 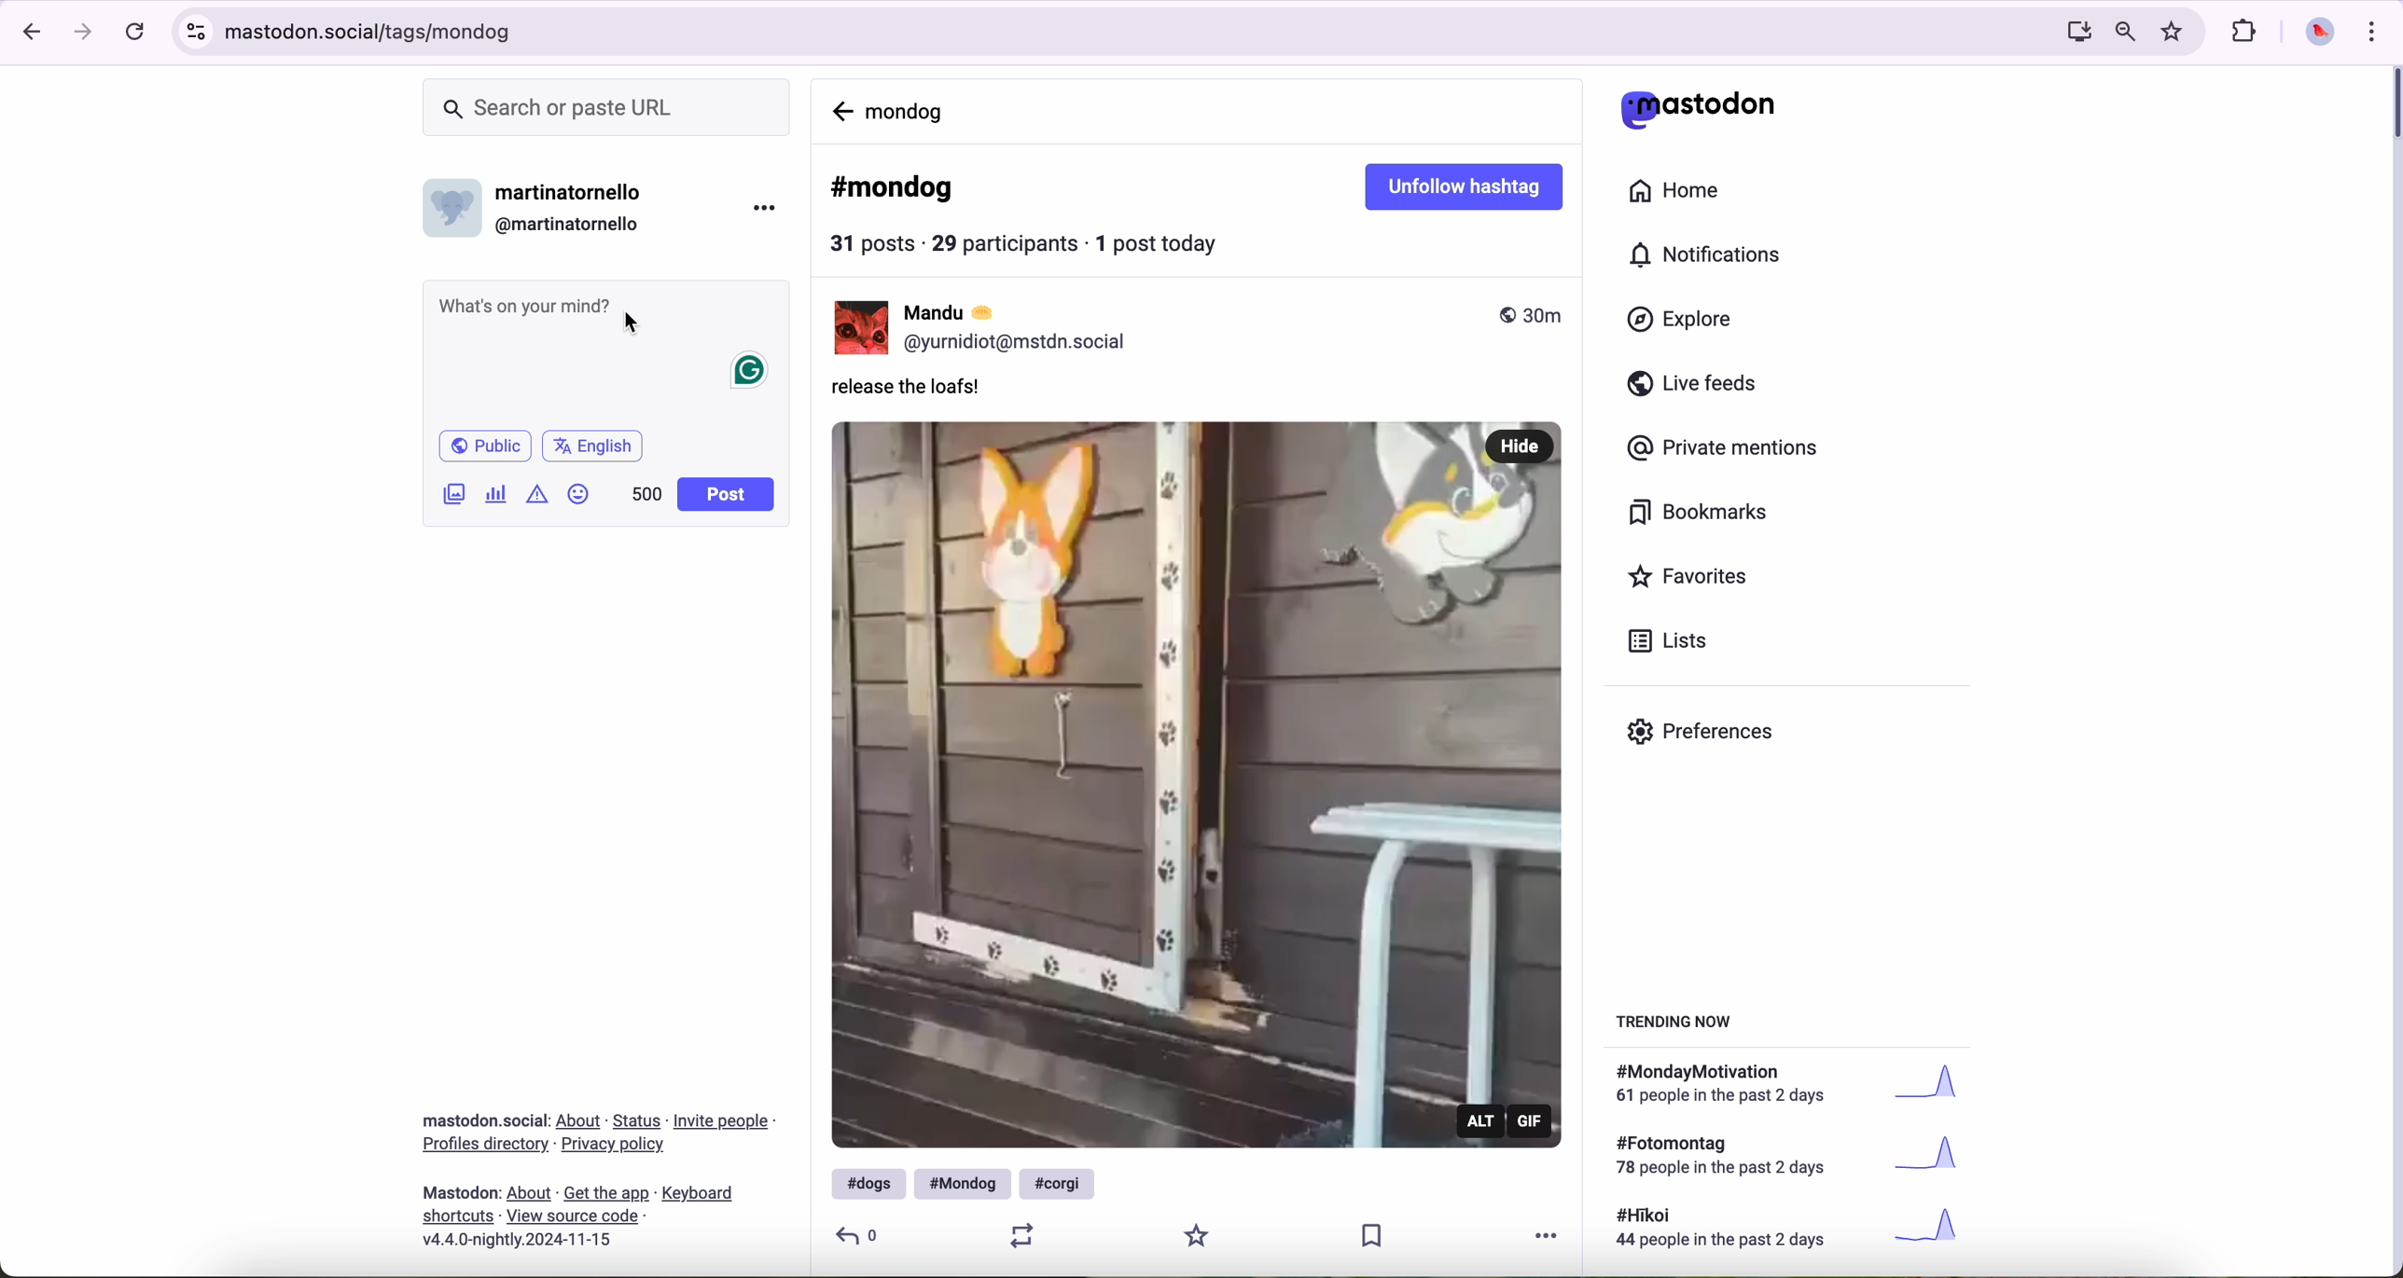 I want to click on live feeds, so click(x=1696, y=384).